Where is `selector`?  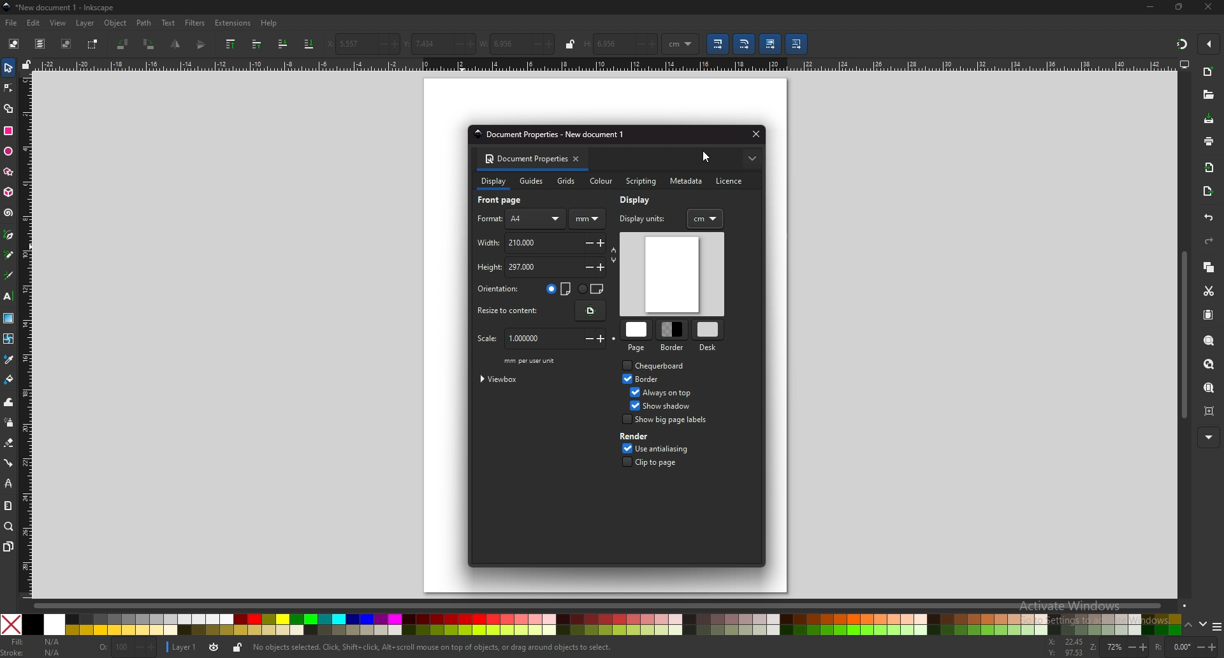
selector is located at coordinates (8, 68).